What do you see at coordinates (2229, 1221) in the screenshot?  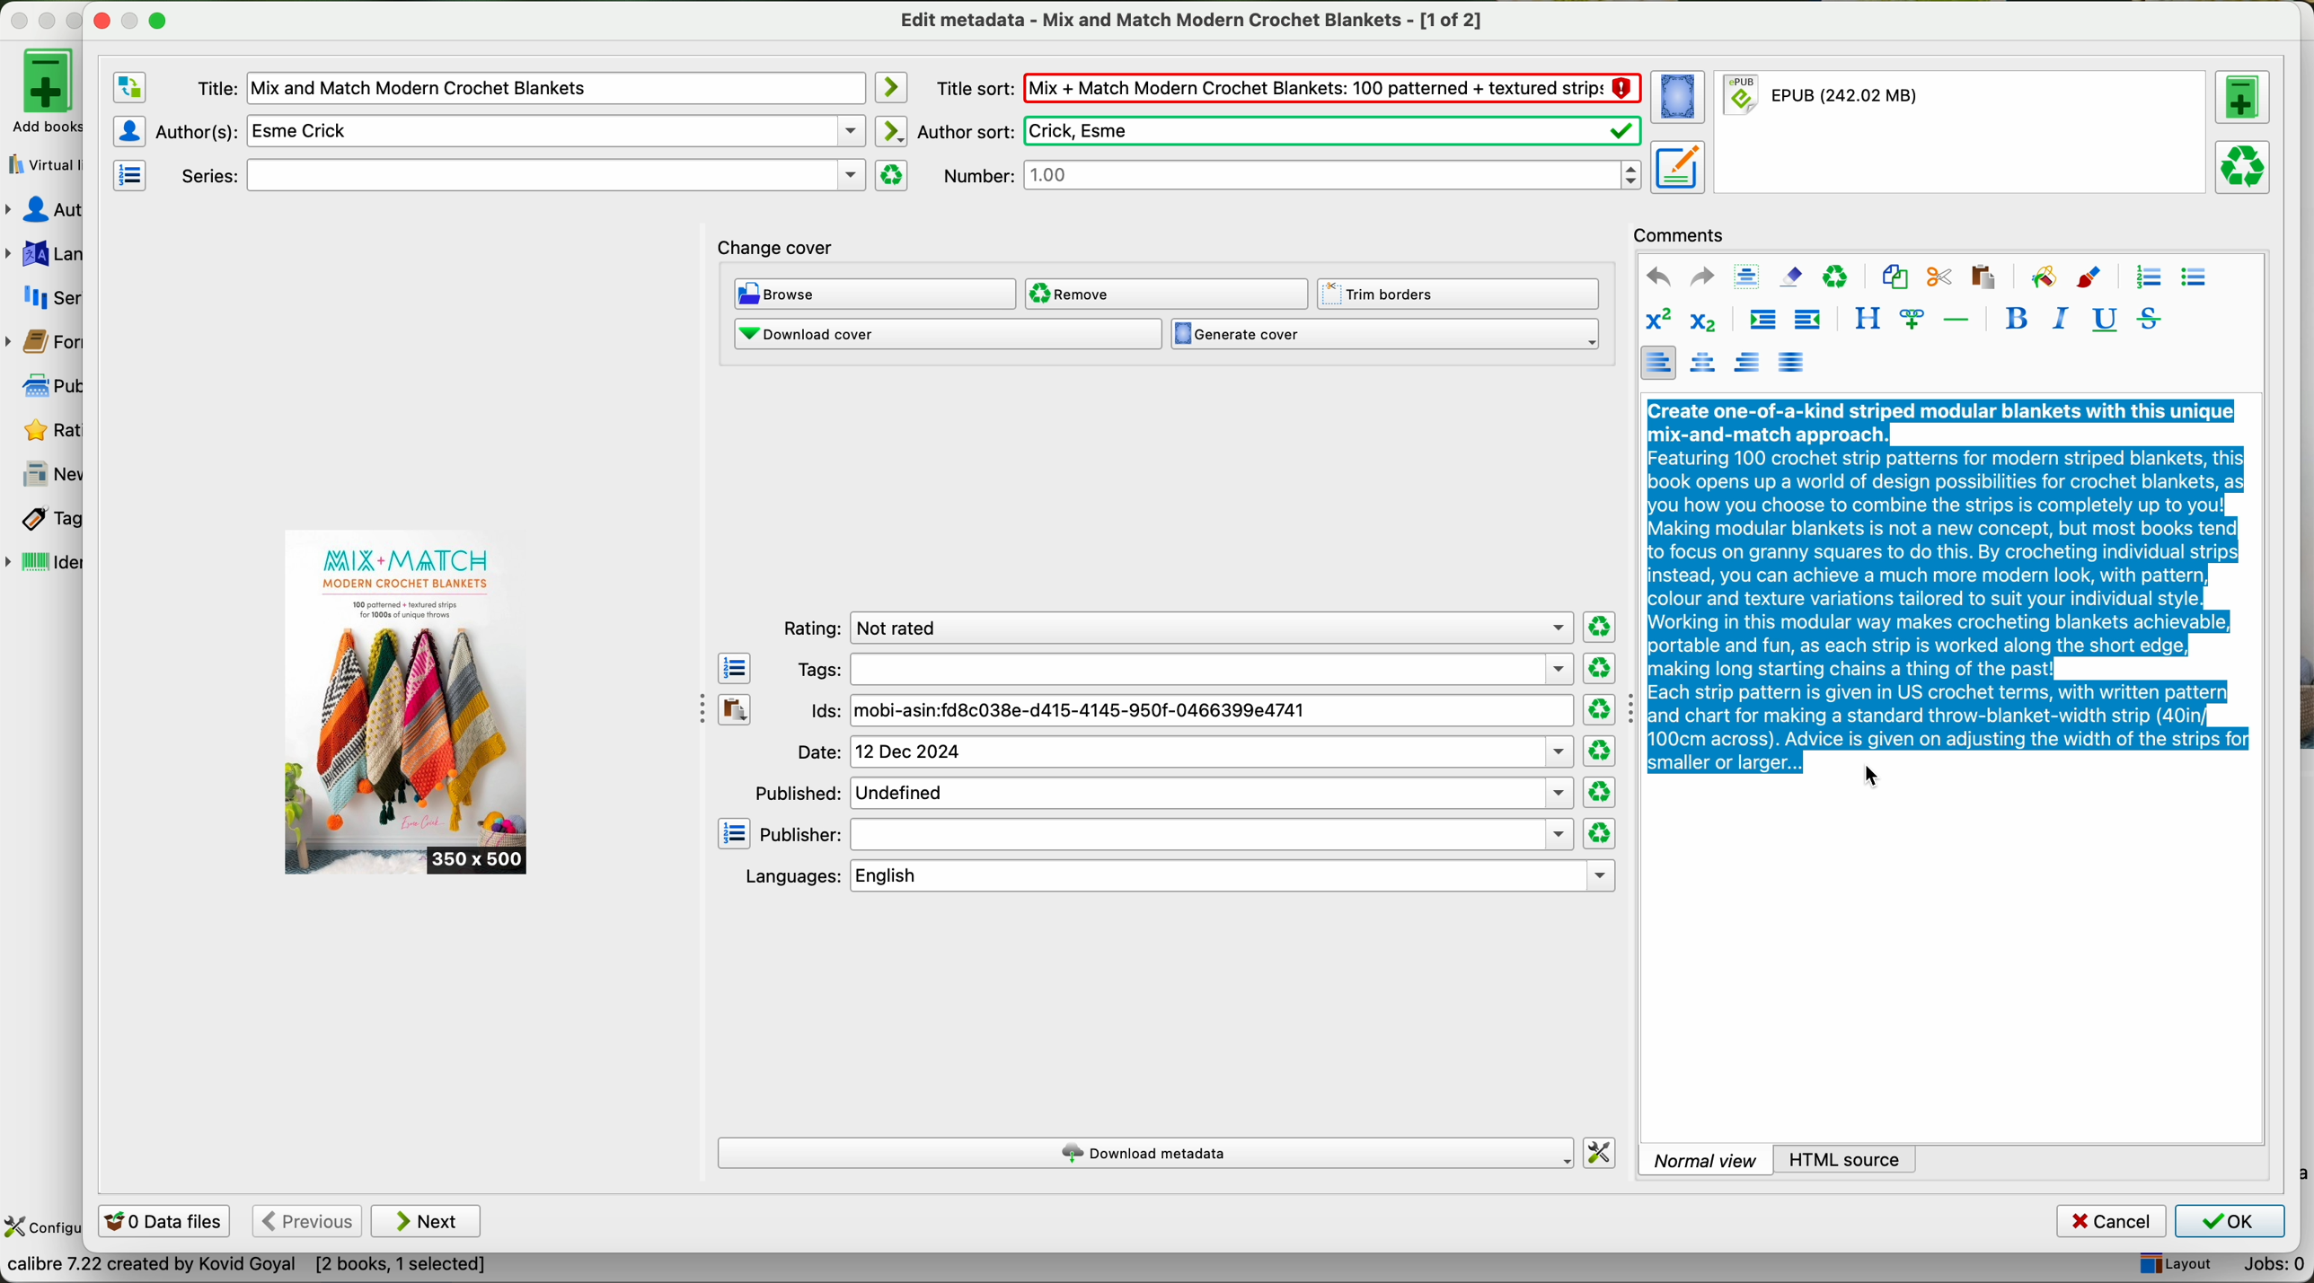 I see `OK` at bounding box center [2229, 1221].